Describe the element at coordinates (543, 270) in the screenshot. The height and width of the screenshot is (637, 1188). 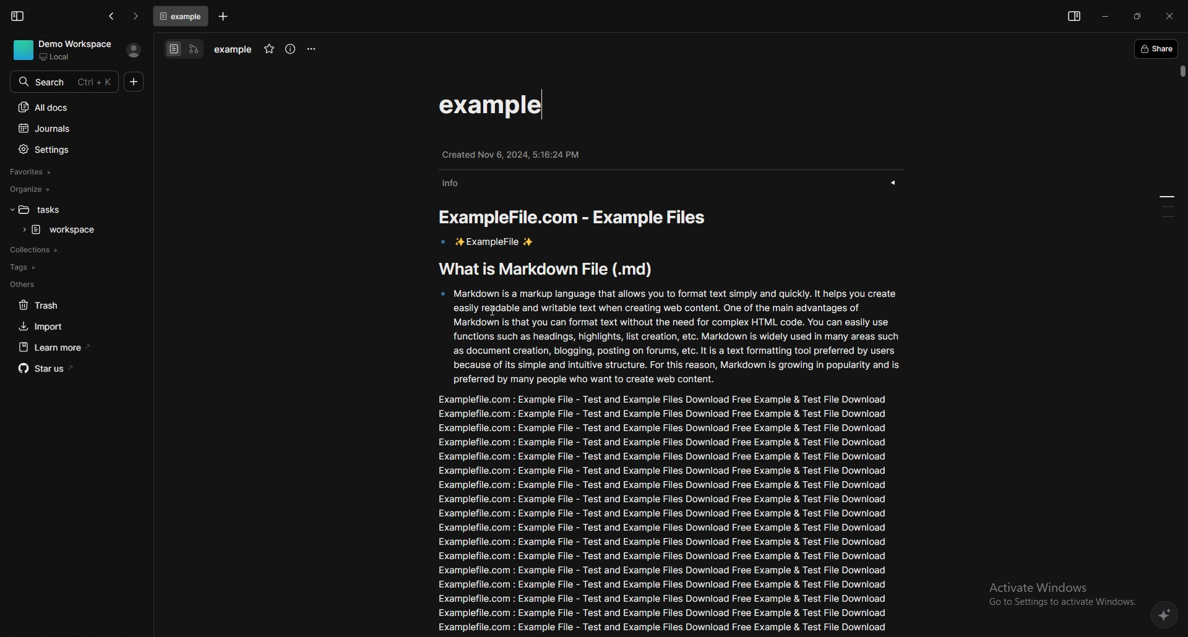
I see `What is Markdown File (.md)` at that location.